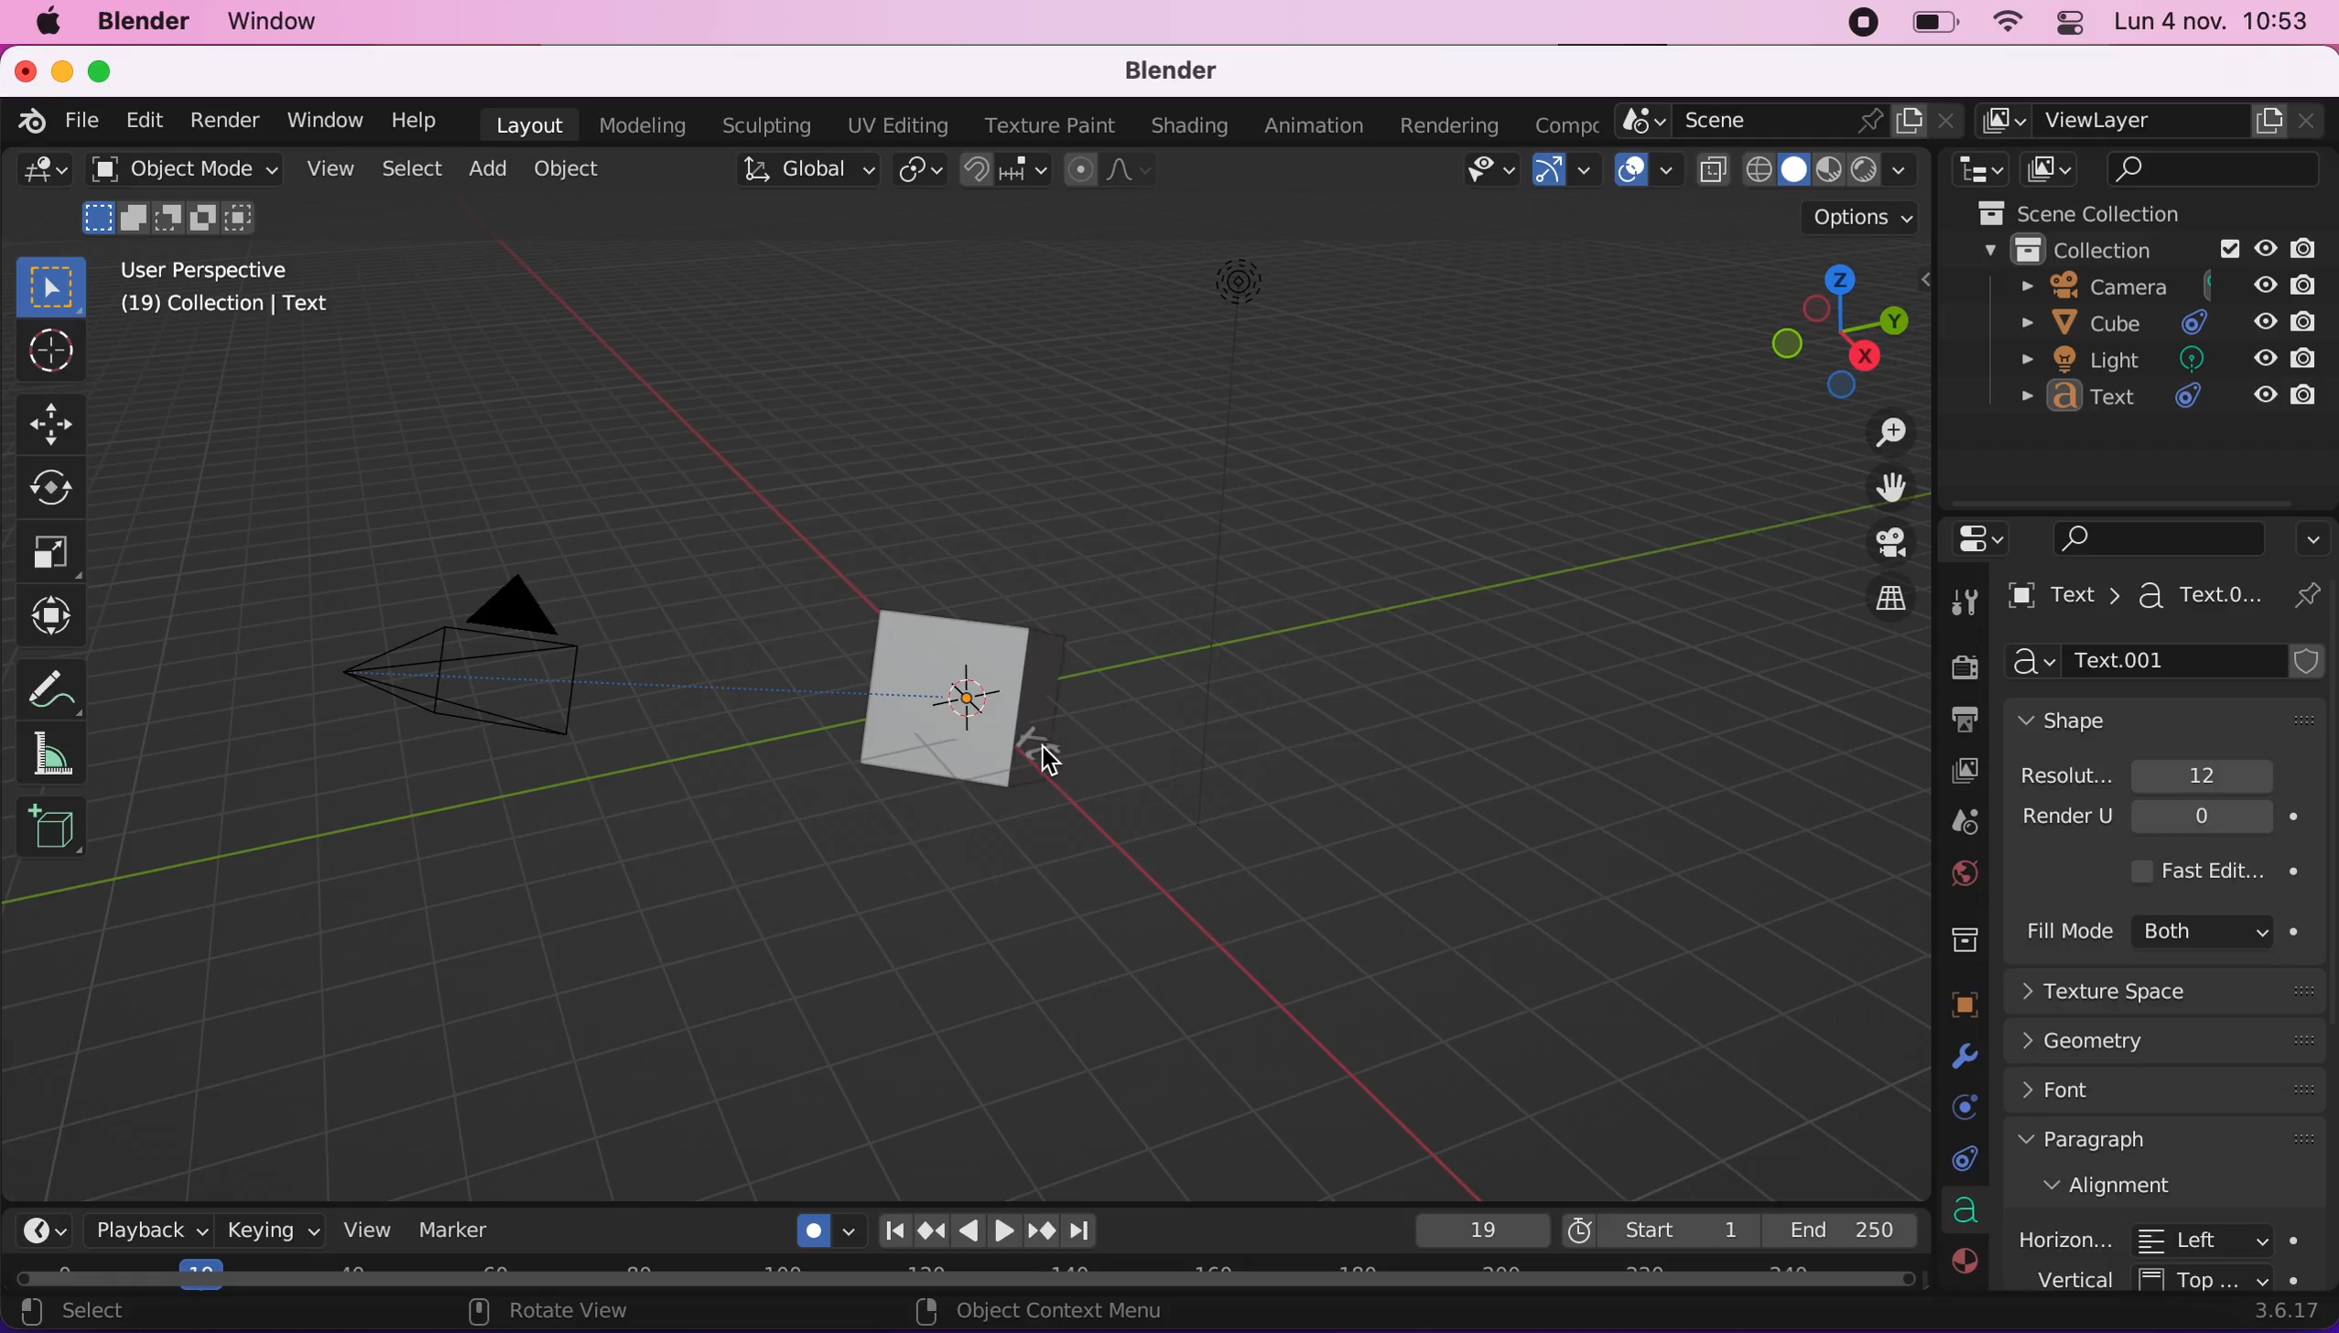  I want to click on cube, so click(885, 689).